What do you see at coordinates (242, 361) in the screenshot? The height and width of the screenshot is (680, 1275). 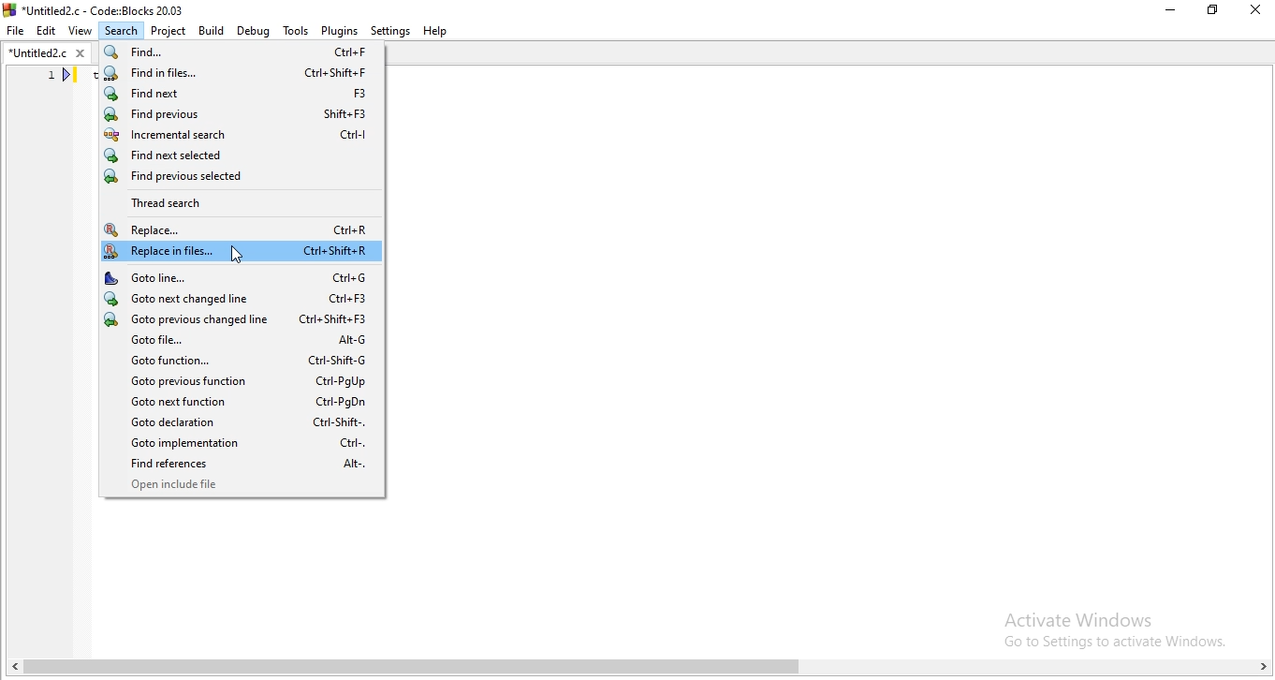 I see `Goto function.` at bounding box center [242, 361].